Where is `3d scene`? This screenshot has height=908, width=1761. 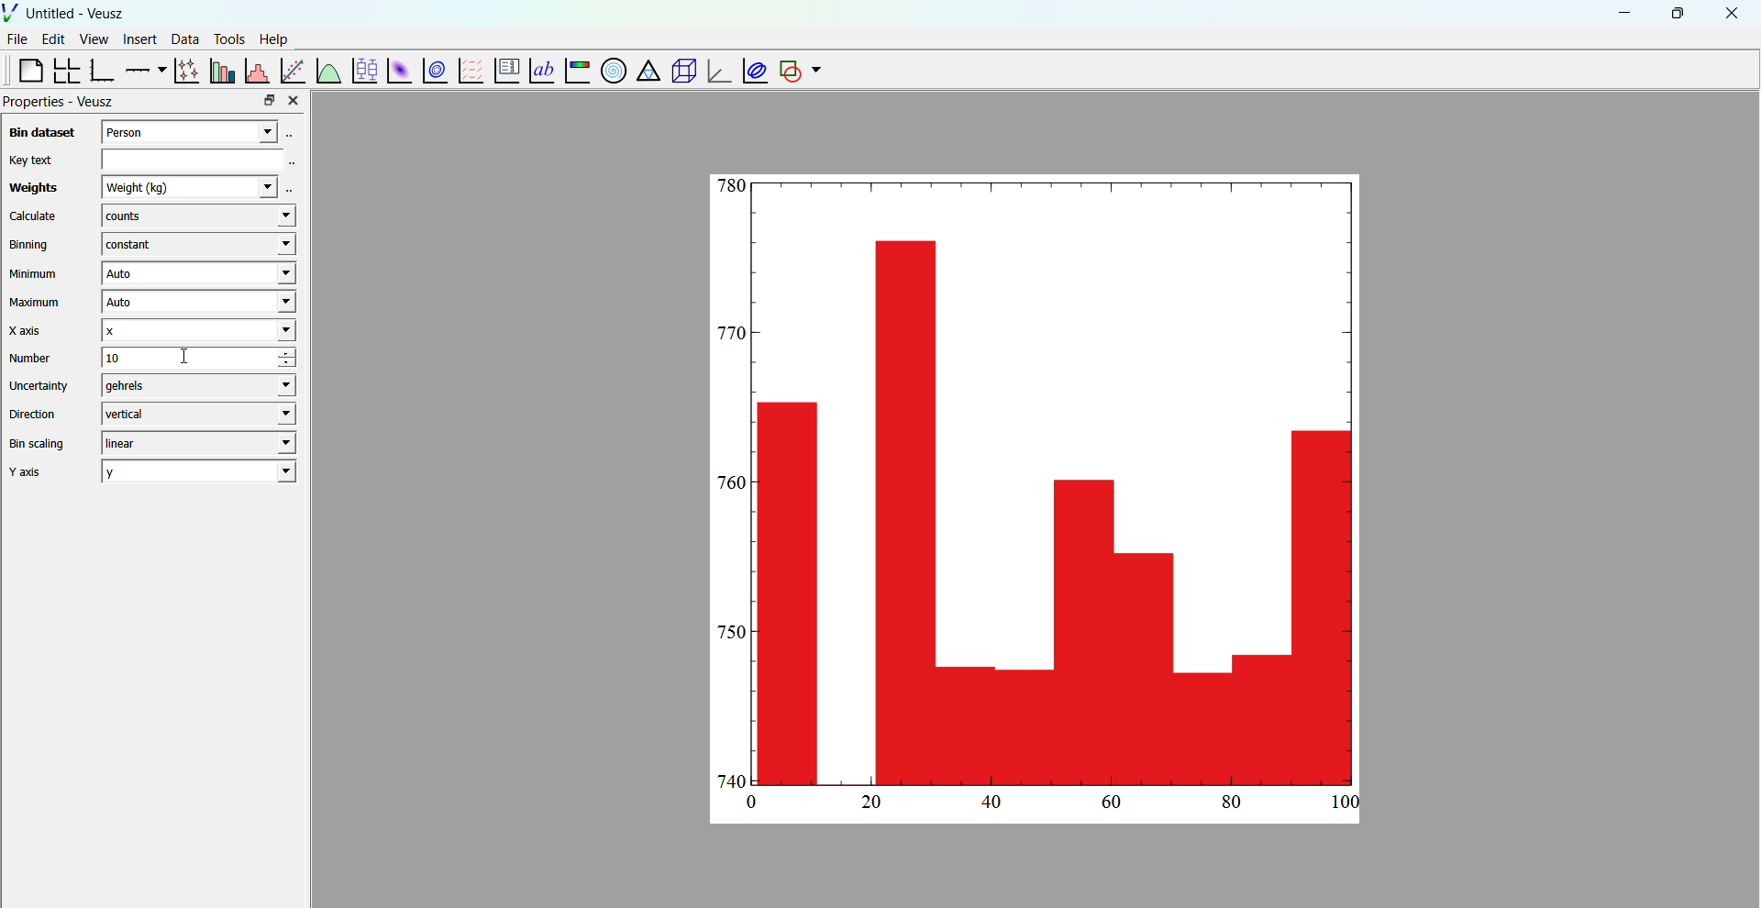
3d scene is located at coordinates (681, 72).